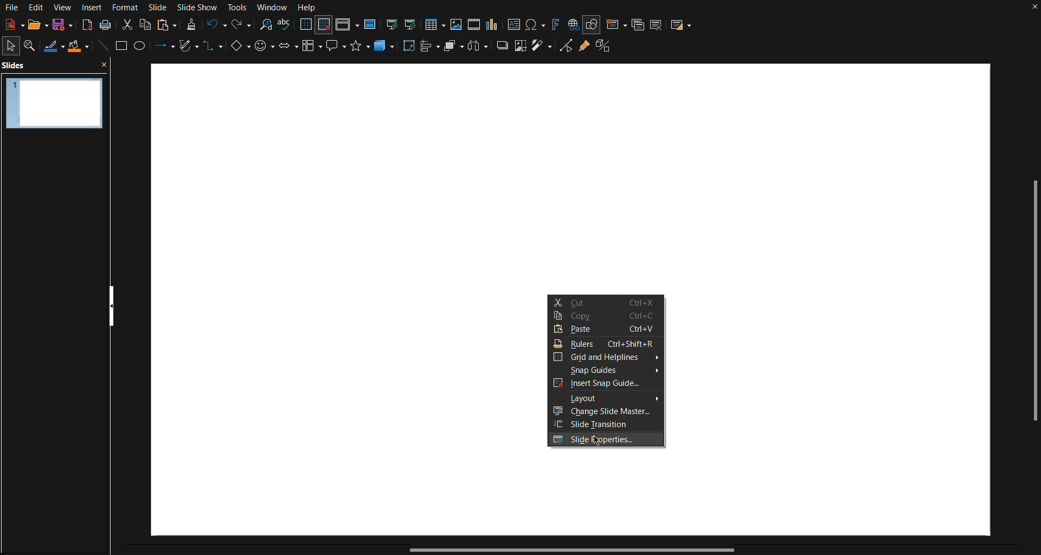  I want to click on Search and Replace, so click(265, 25).